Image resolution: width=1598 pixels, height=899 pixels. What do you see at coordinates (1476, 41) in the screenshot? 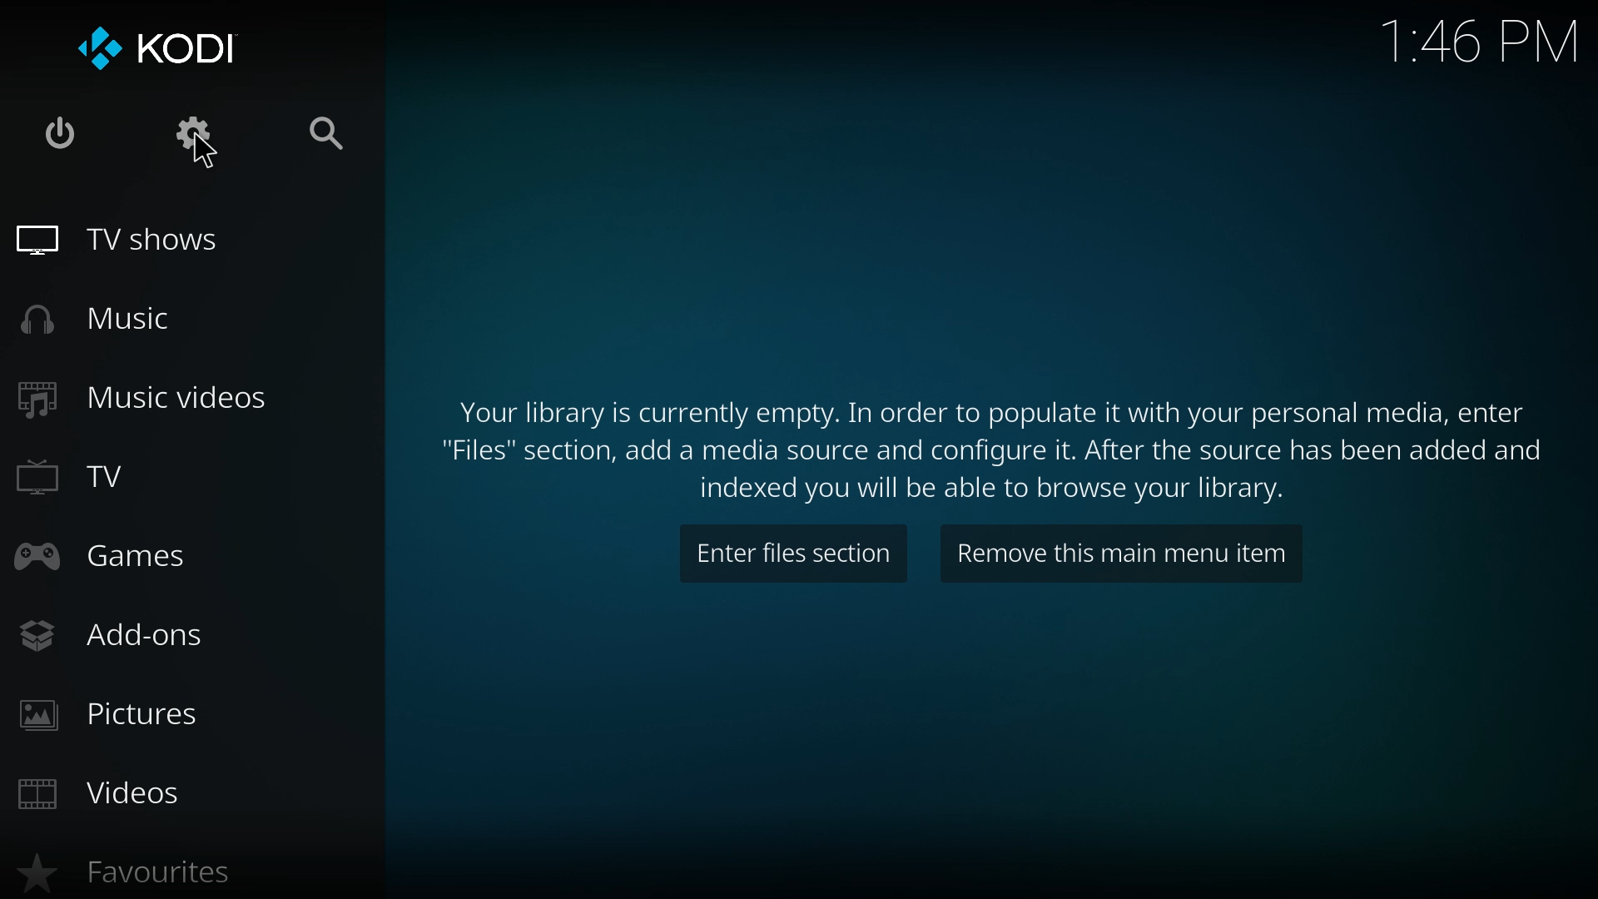
I see `time` at bounding box center [1476, 41].